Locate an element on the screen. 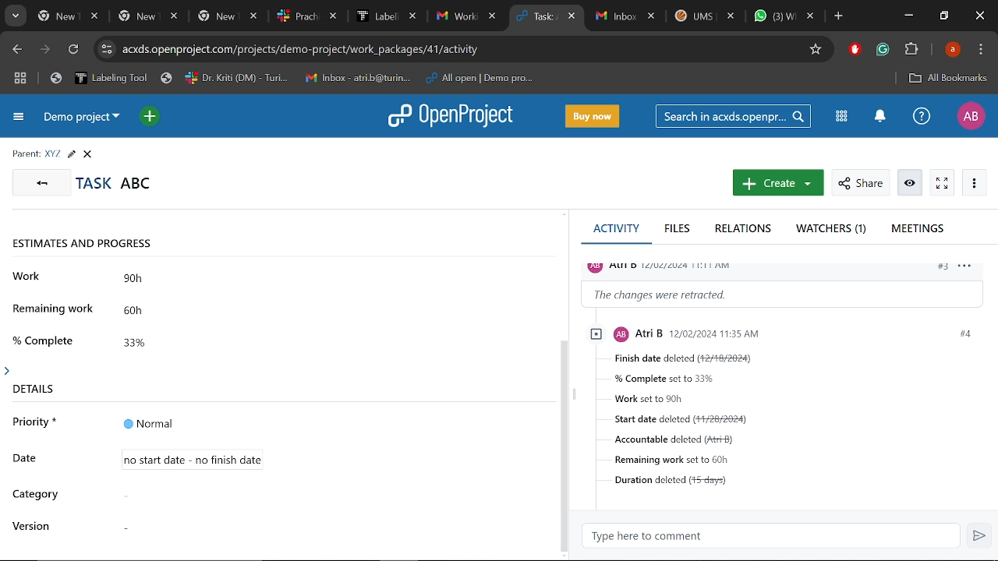  New work package is located at coordinates (777, 183).